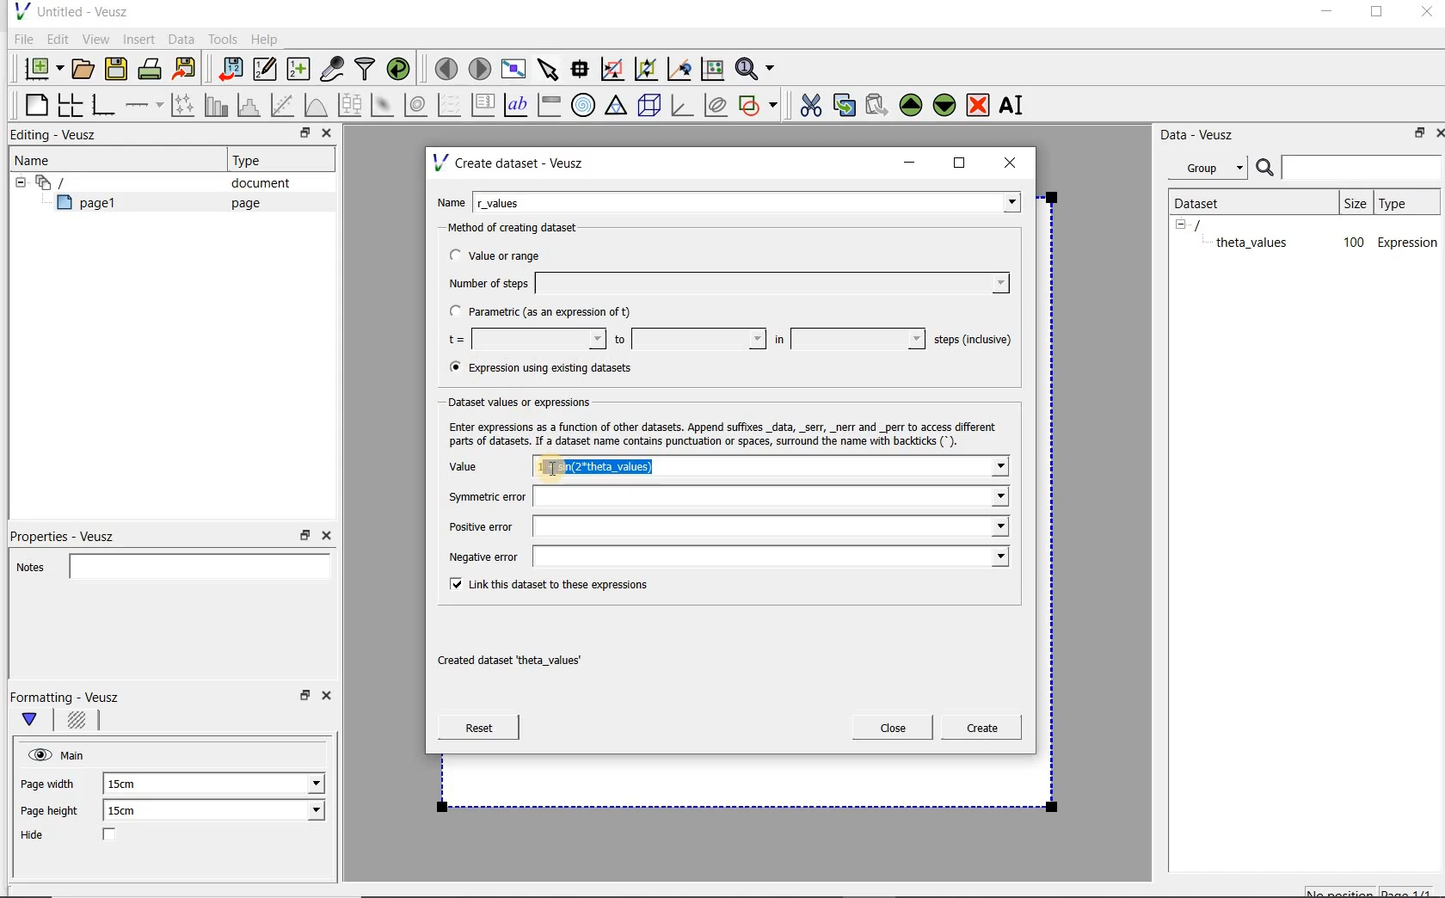 The width and height of the screenshot is (1445, 898). I want to click on Search bar, so click(1350, 166).